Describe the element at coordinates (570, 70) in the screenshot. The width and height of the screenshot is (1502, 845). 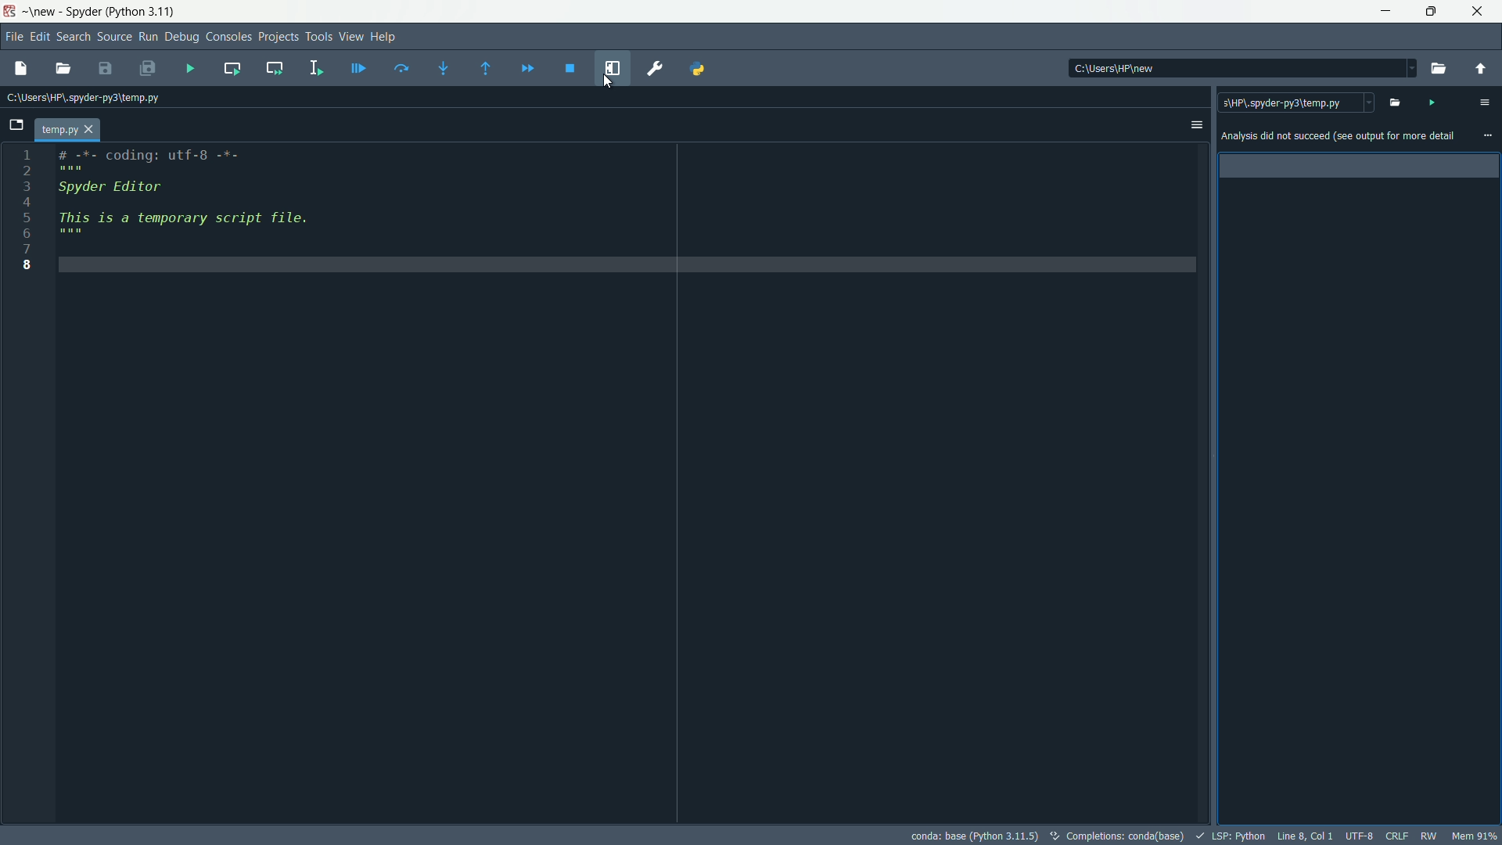
I see `stop debugging` at that location.